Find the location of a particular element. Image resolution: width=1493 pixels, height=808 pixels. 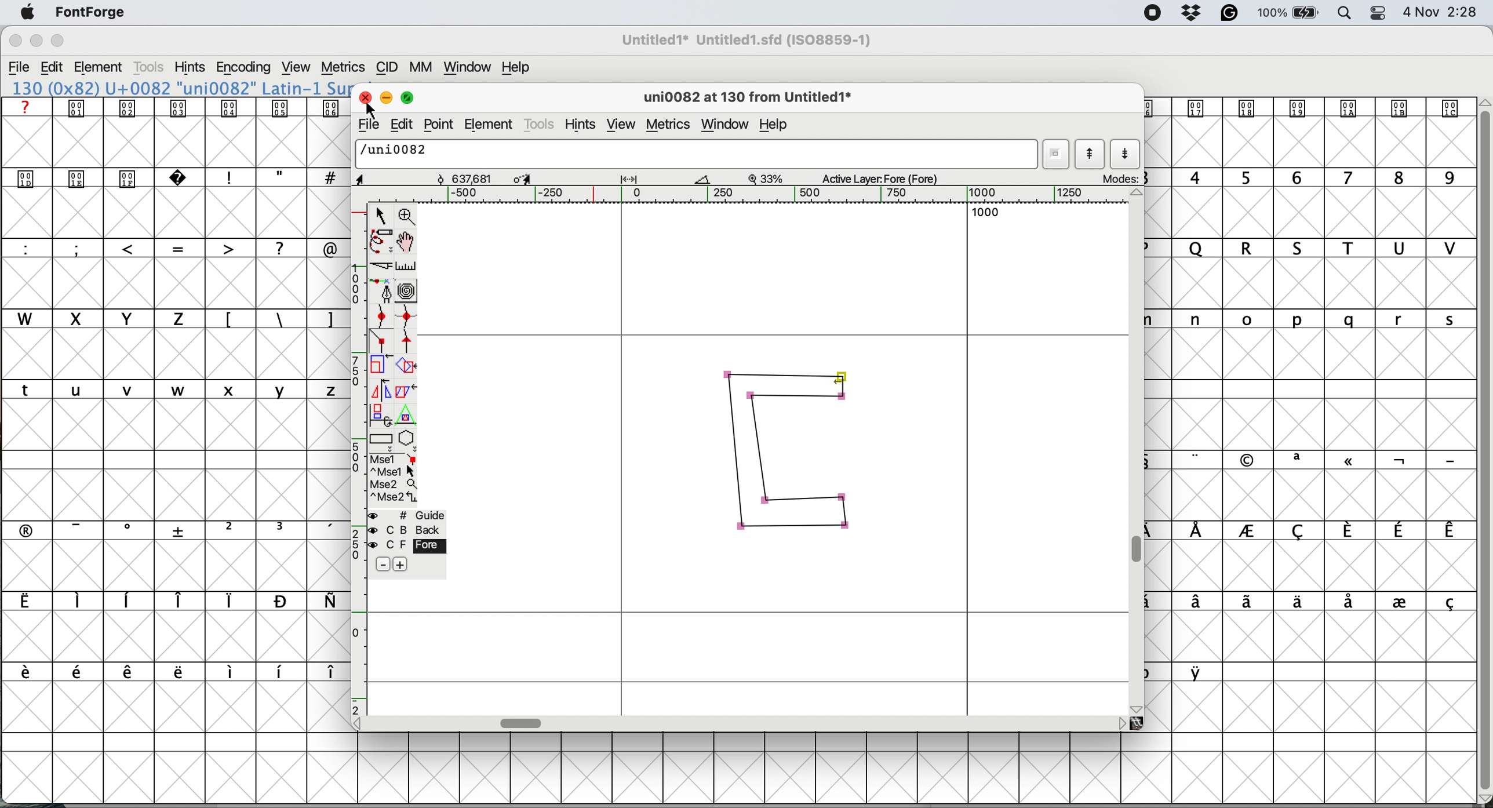

remove is located at coordinates (384, 565).